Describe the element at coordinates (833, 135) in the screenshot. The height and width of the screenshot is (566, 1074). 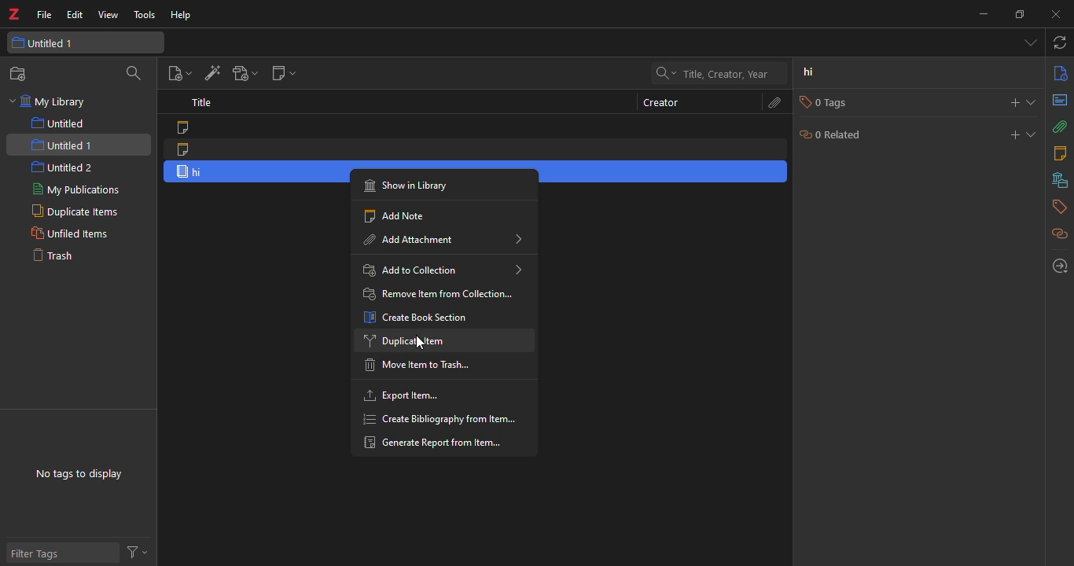
I see `0 related` at that location.